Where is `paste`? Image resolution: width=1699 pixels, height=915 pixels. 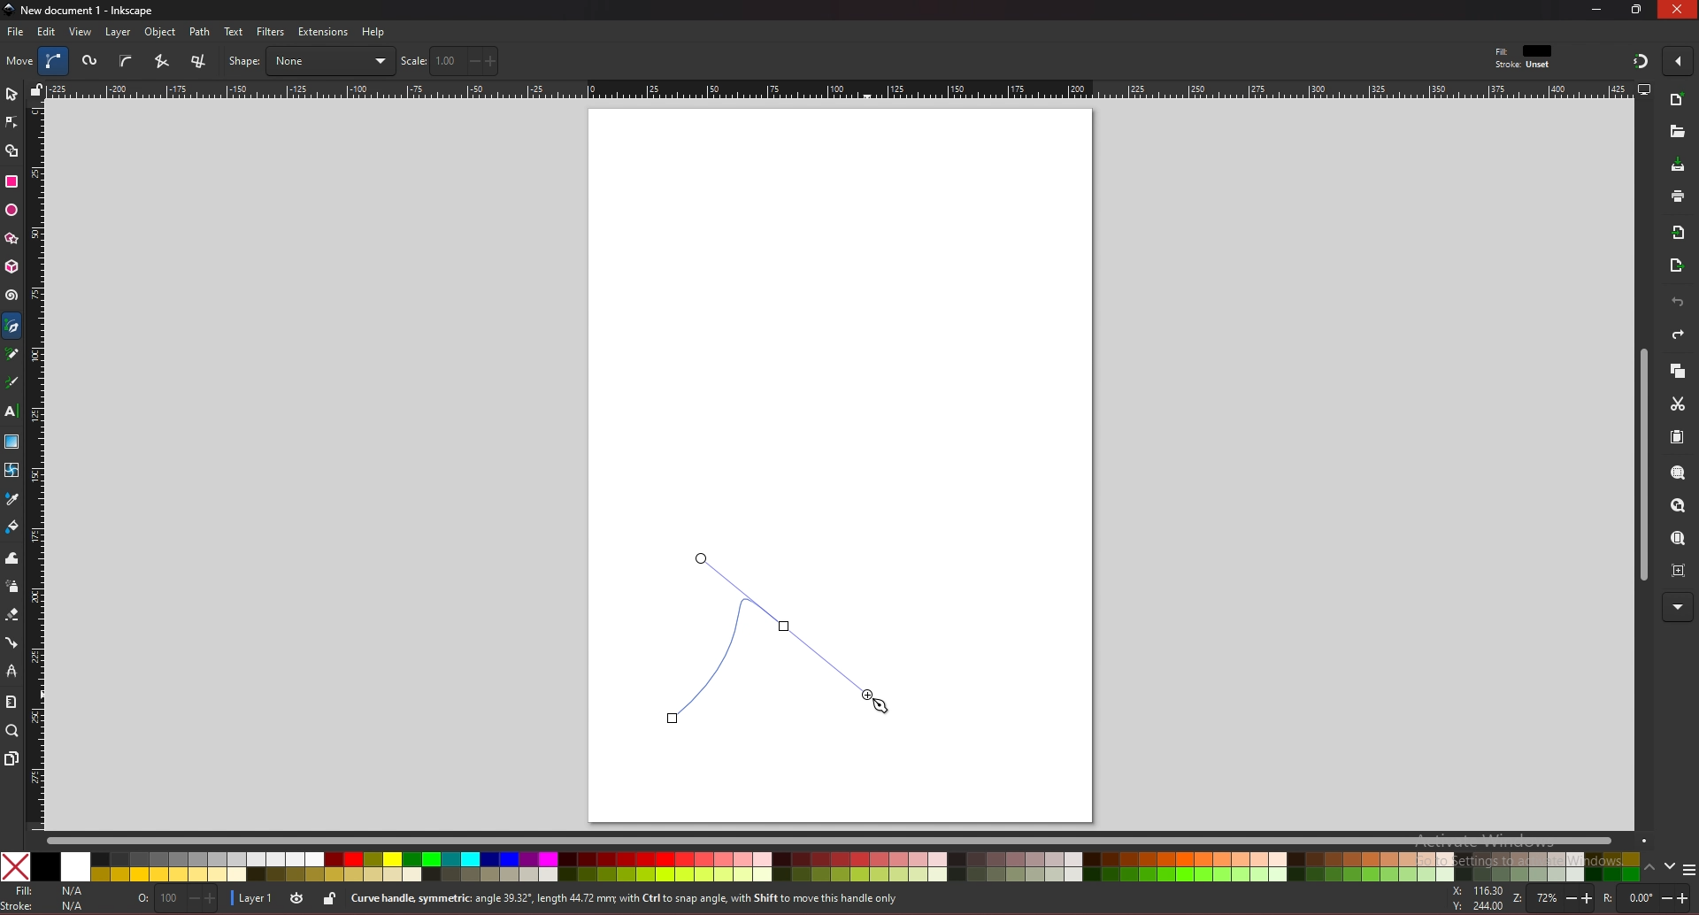 paste is located at coordinates (1677, 438).